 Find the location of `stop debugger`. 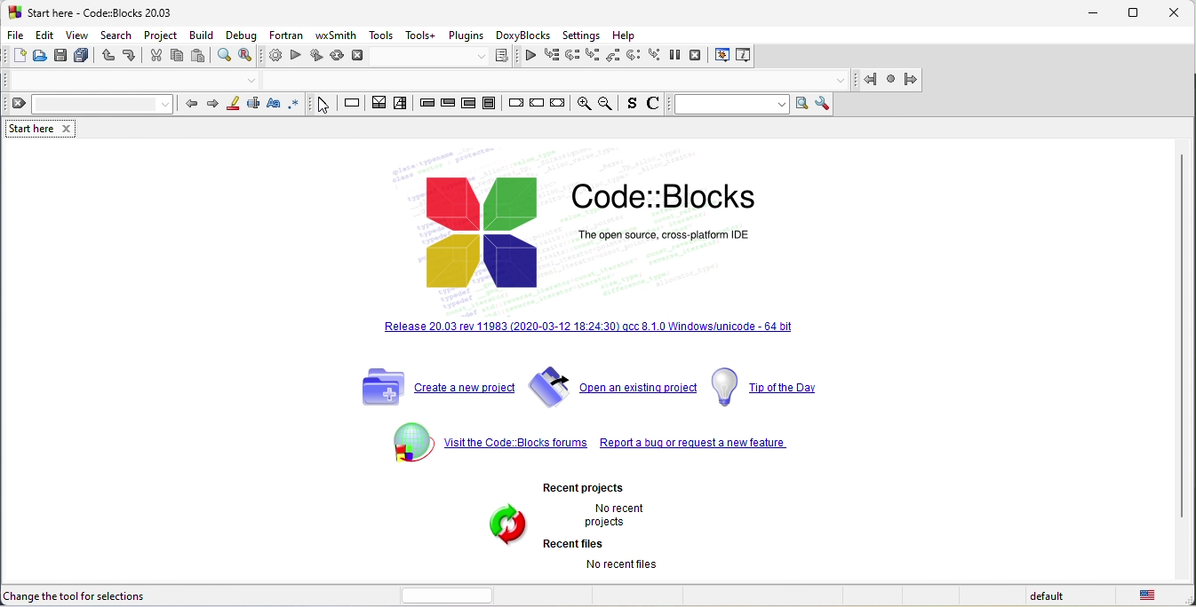

stop debugger is located at coordinates (699, 57).